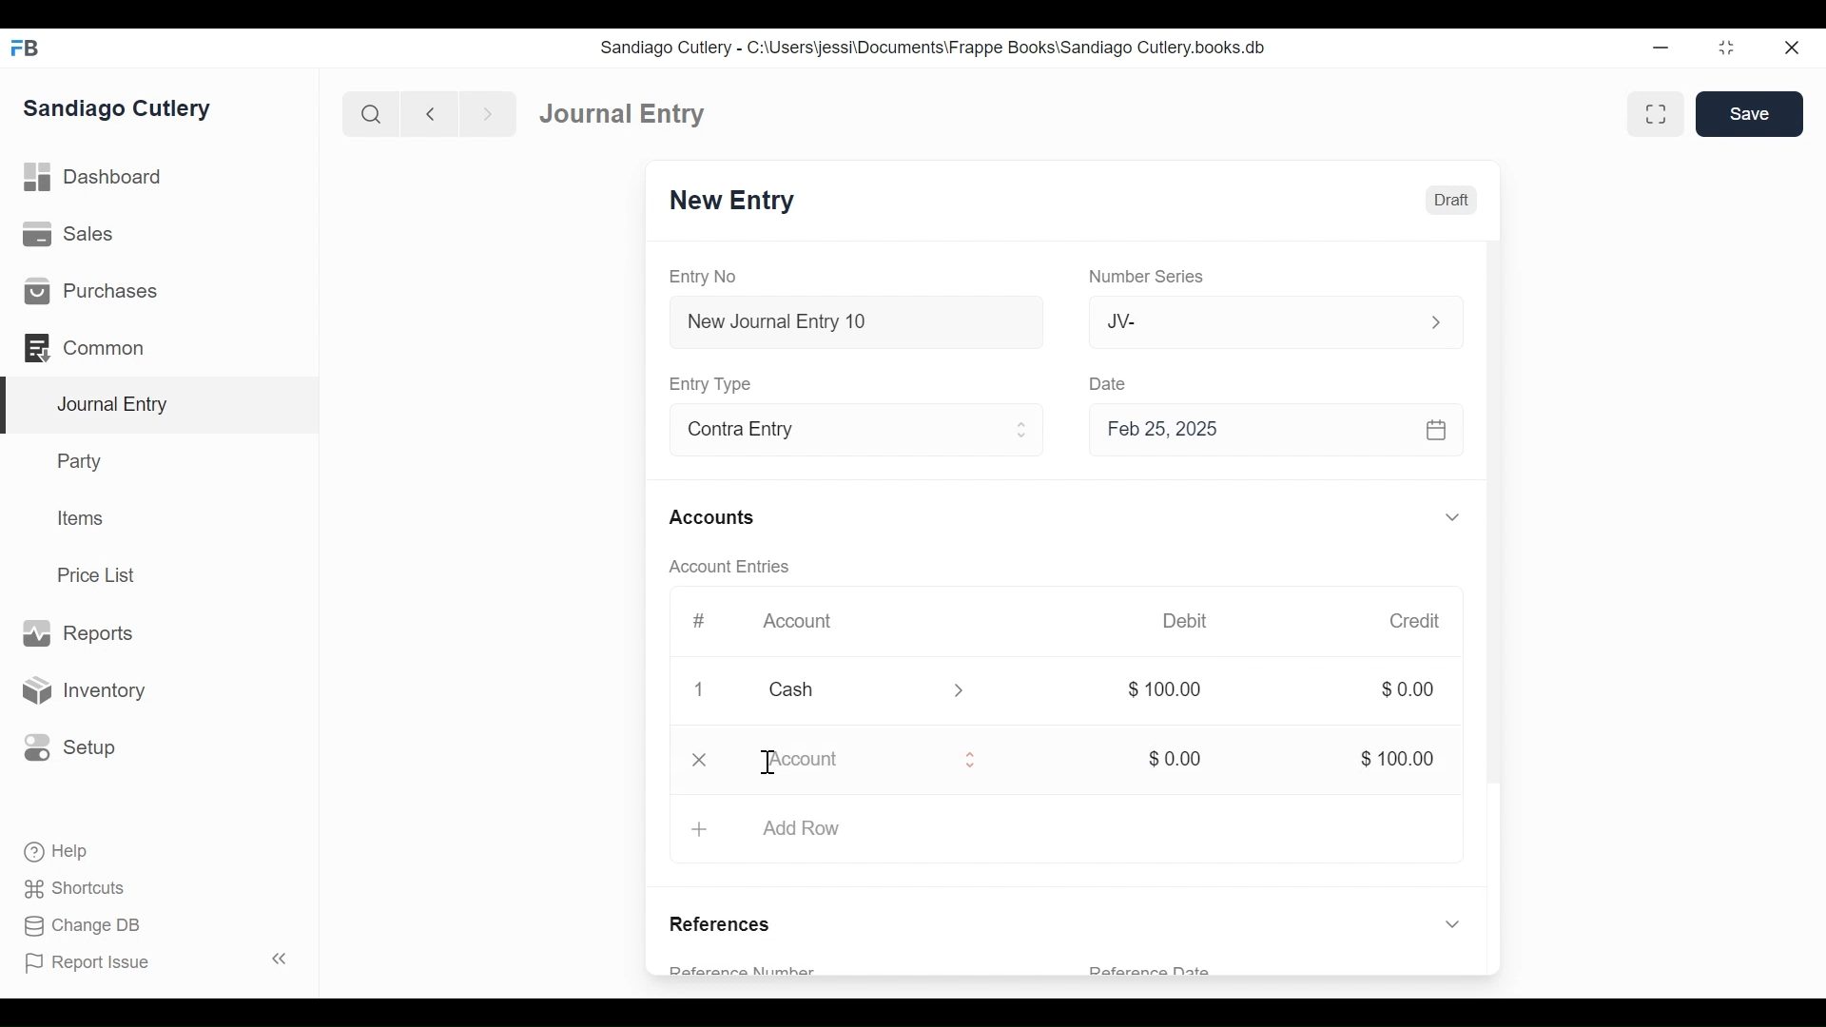 This screenshot has height=1027, width=1826. I want to click on Debit, so click(1193, 621).